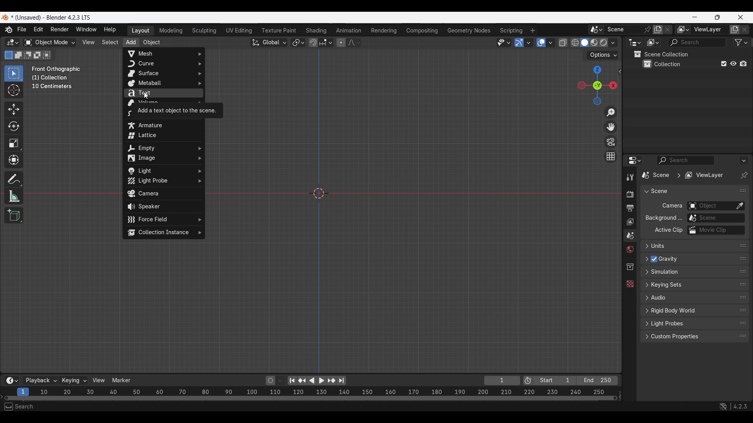  Describe the element at coordinates (14, 215) in the screenshot. I see `Add cube` at that location.